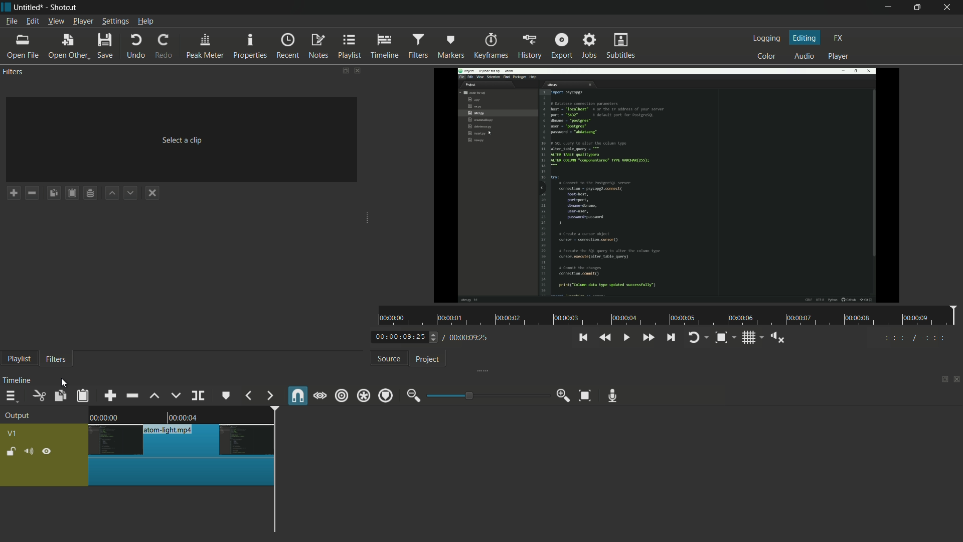 The image size is (963, 542). Describe the element at coordinates (490, 46) in the screenshot. I see `keyframes` at that location.